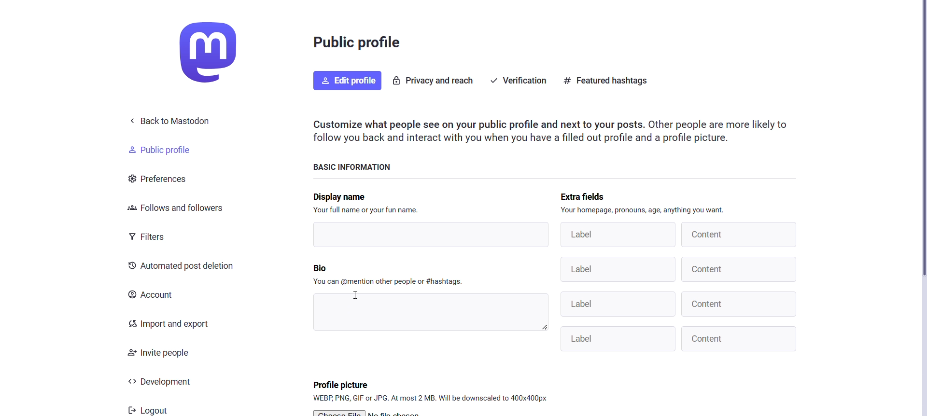 This screenshot has height=416, width=927. What do you see at coordinates (330, 269) in the screenshot?
I see `Bio` at bounding box center [330, 269].